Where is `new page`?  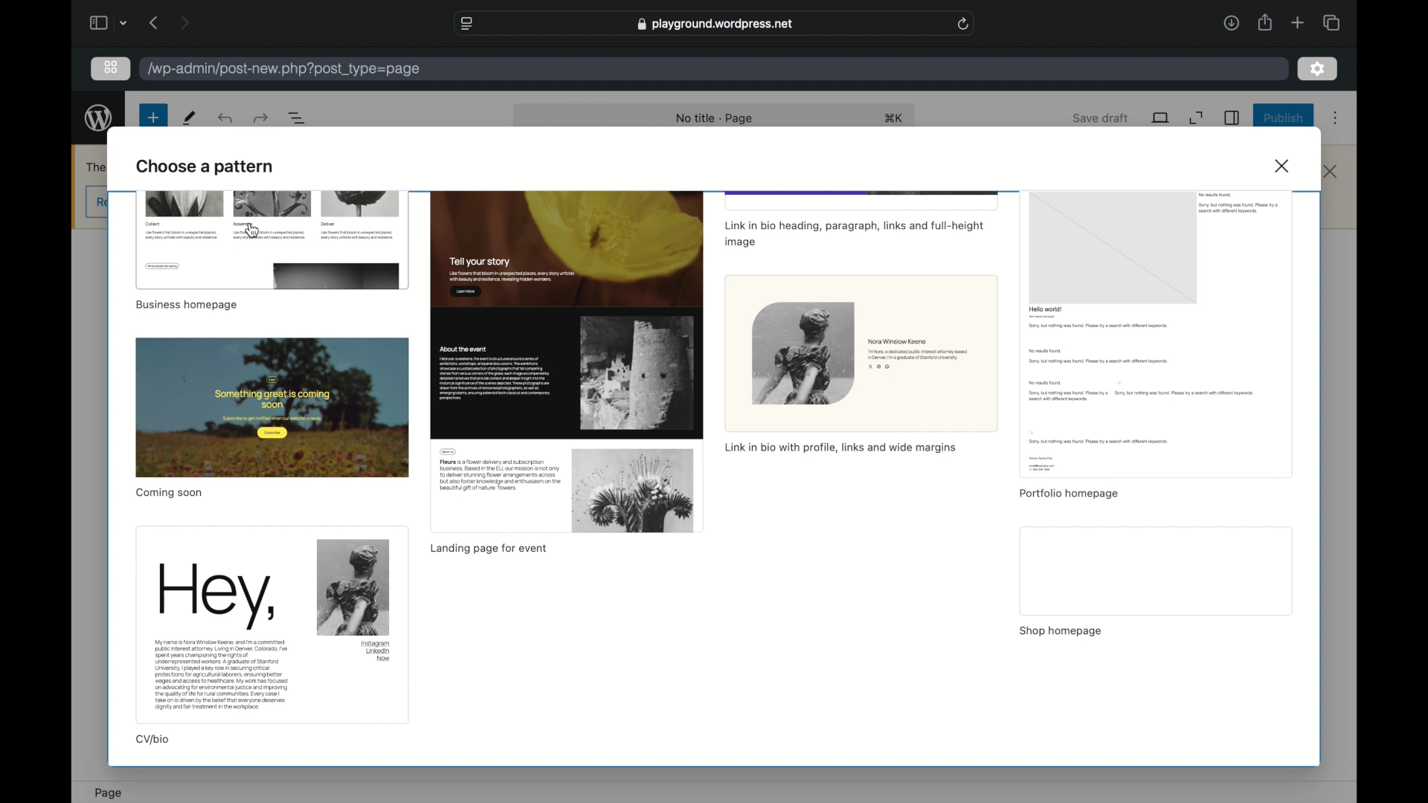 new page is located at coordinates (190, 118).